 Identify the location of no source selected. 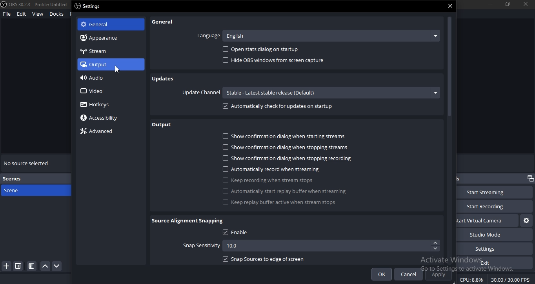
(28, 162).